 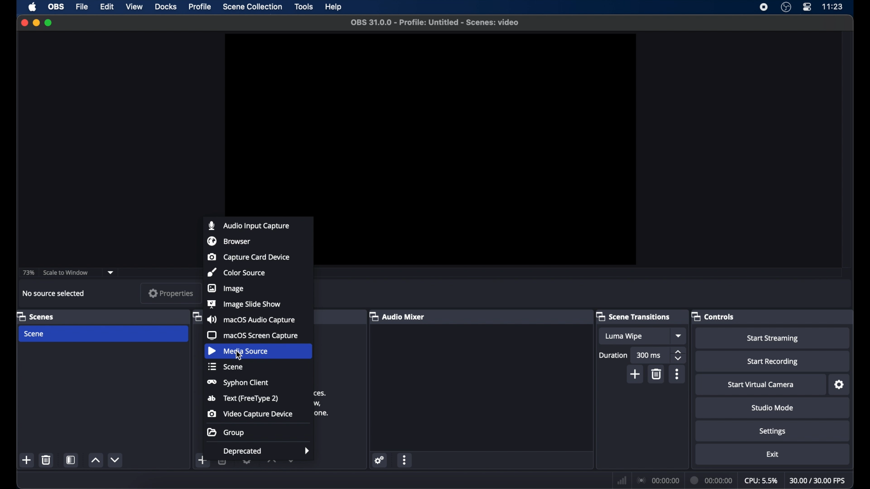 I want to click on close, so click(x=24, y=22).